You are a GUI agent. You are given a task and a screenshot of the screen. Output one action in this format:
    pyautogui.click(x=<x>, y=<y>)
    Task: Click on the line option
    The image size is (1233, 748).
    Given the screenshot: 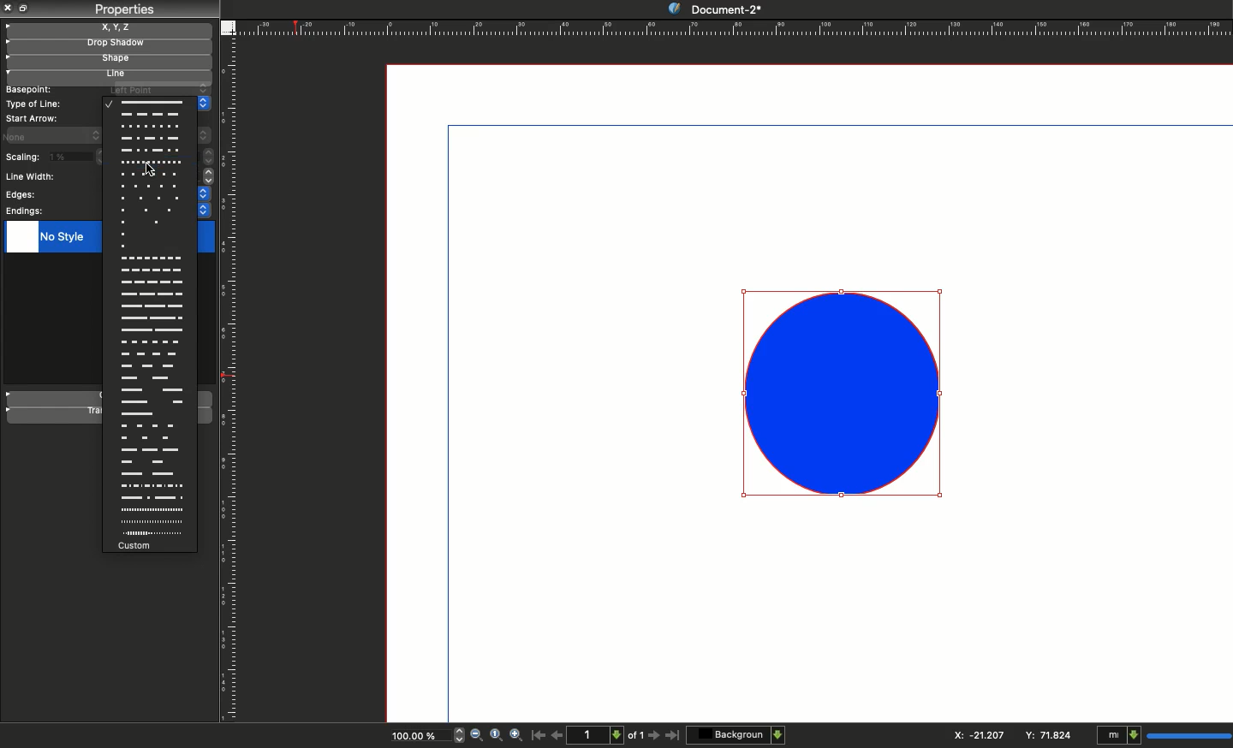 What is the action you would take?
    pyautogui.click(x=151, y=354)
    